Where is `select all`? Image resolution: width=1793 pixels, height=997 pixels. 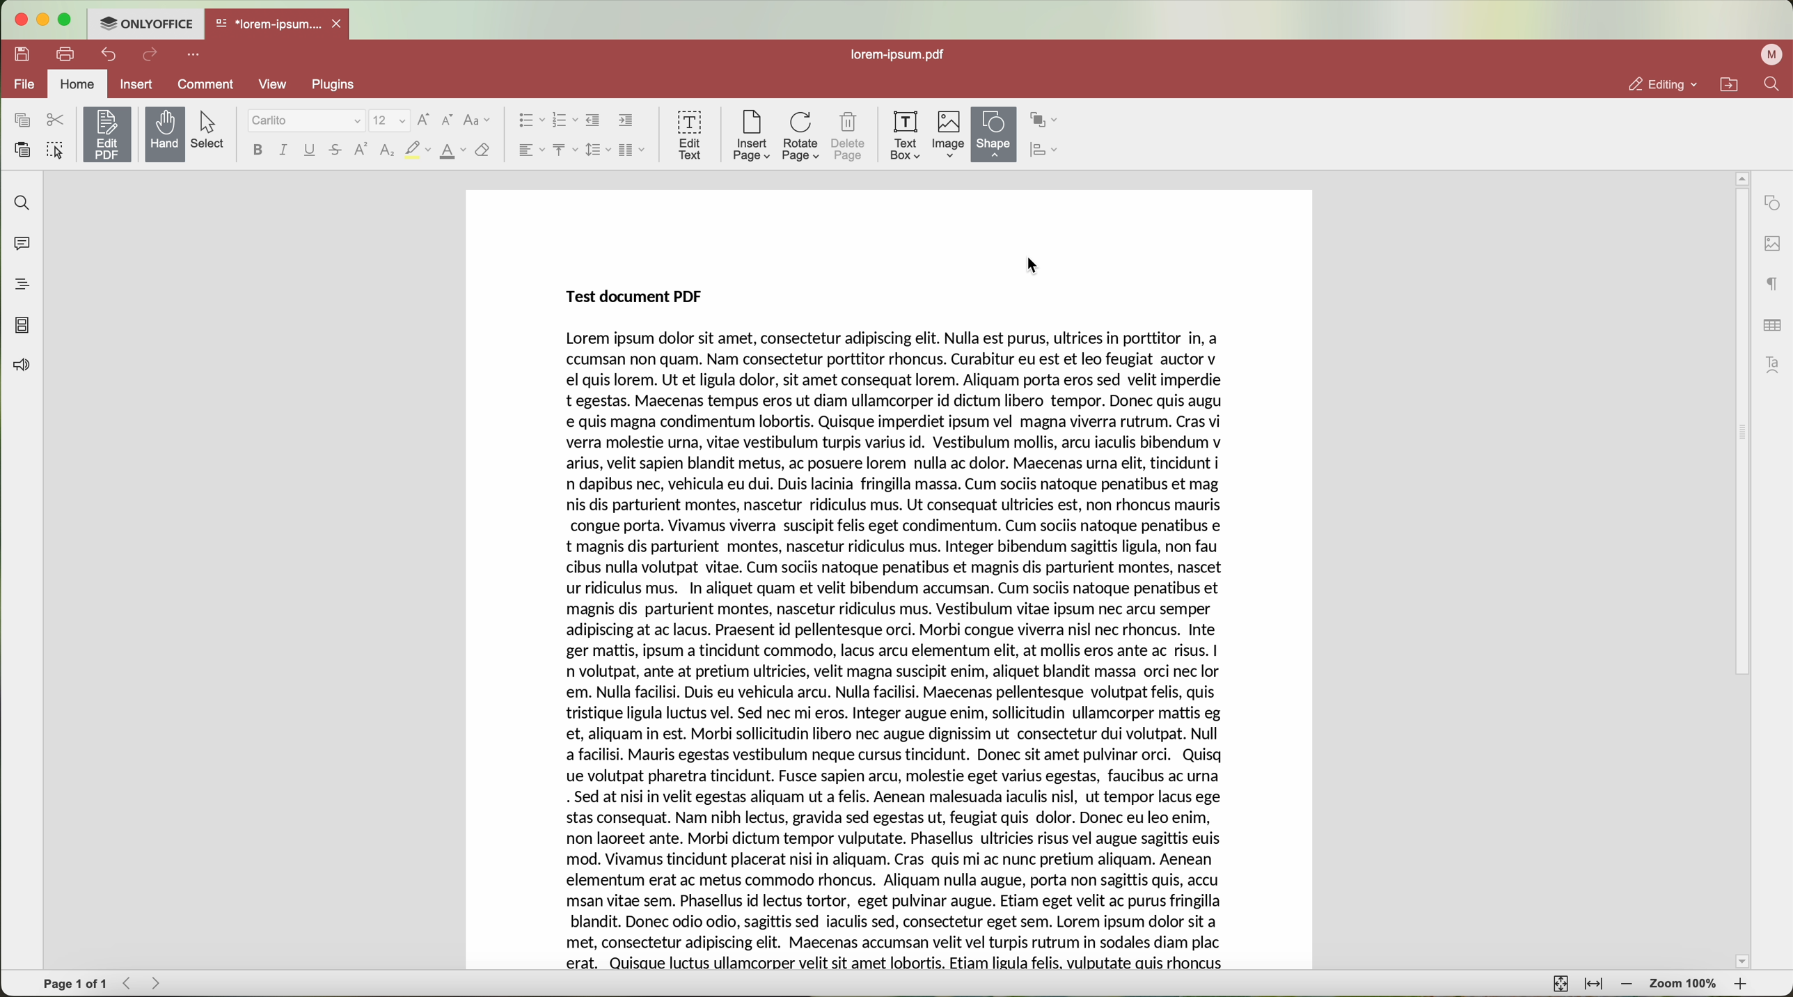 select all is located at coordinates (57, 152).